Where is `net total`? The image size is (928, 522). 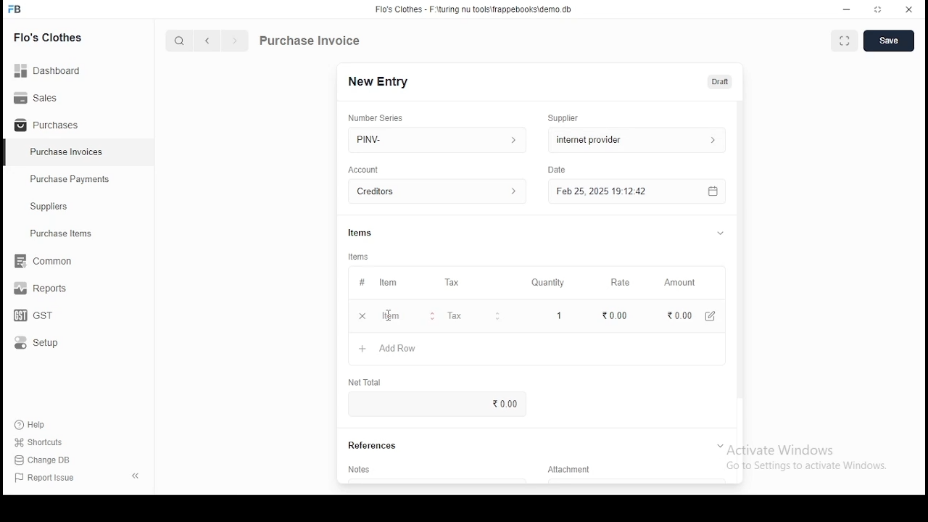 net total is located at coordinates (366, 382).